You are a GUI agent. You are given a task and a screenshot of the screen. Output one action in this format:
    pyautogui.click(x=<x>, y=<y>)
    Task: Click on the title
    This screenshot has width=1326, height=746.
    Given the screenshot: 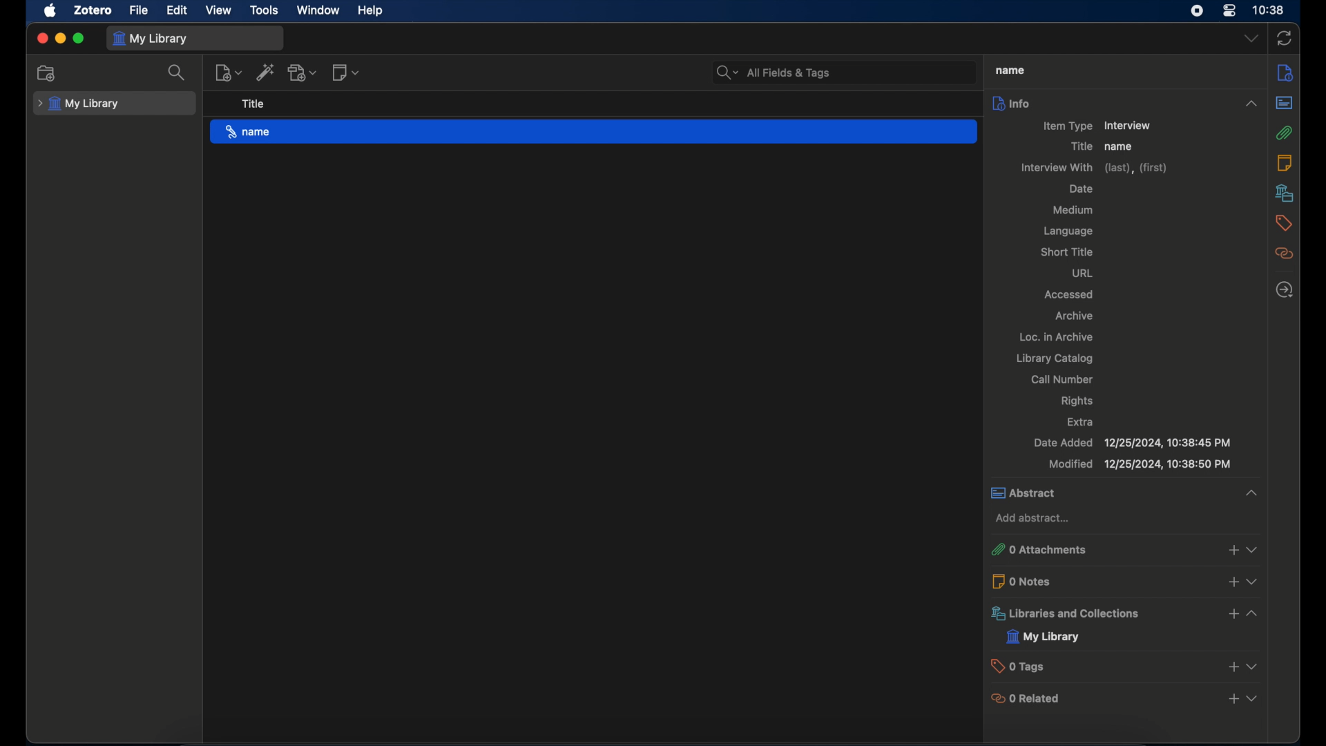 What is the action you would take?
    pyautogui.click(x=1010, y=70)
    